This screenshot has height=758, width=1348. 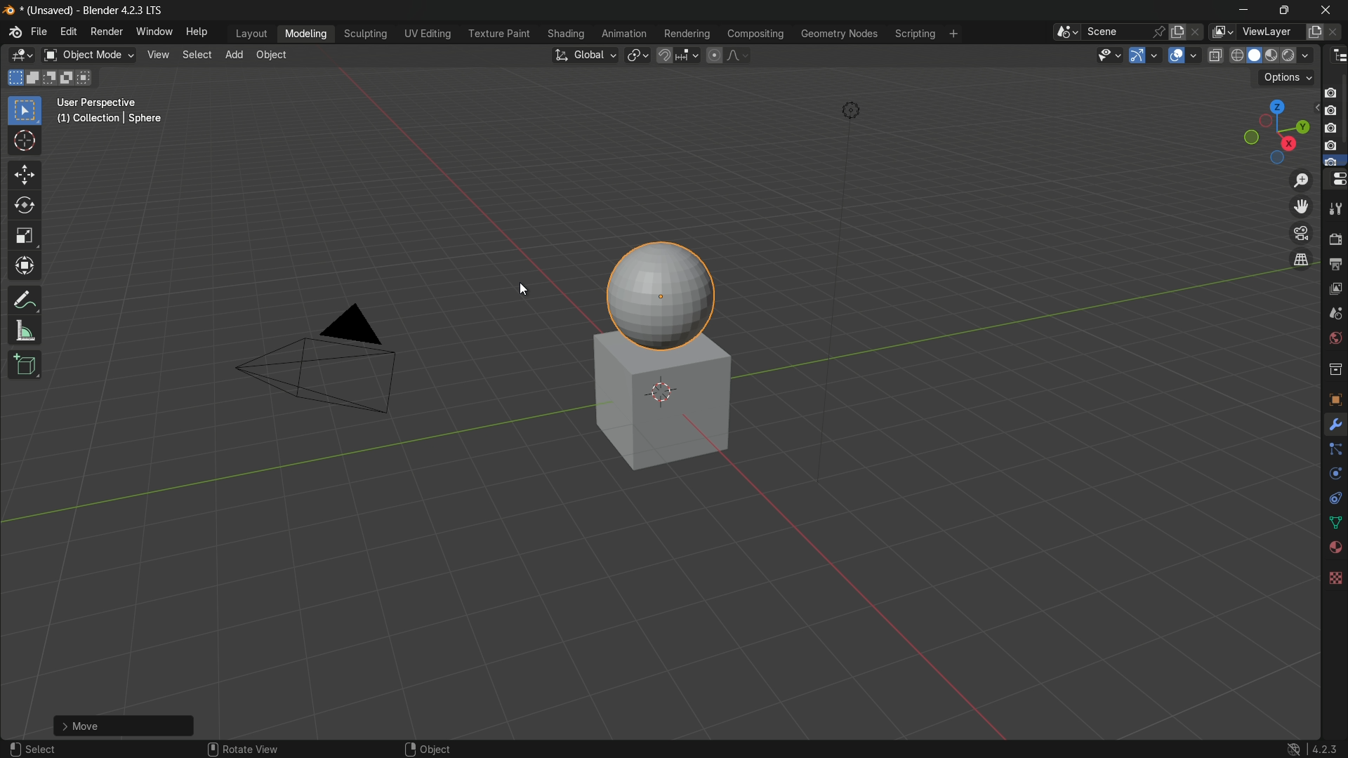 What do you see at coordinates (1286, 77) in the screenshot?
I see `options` at bounding box center [1286, 77].